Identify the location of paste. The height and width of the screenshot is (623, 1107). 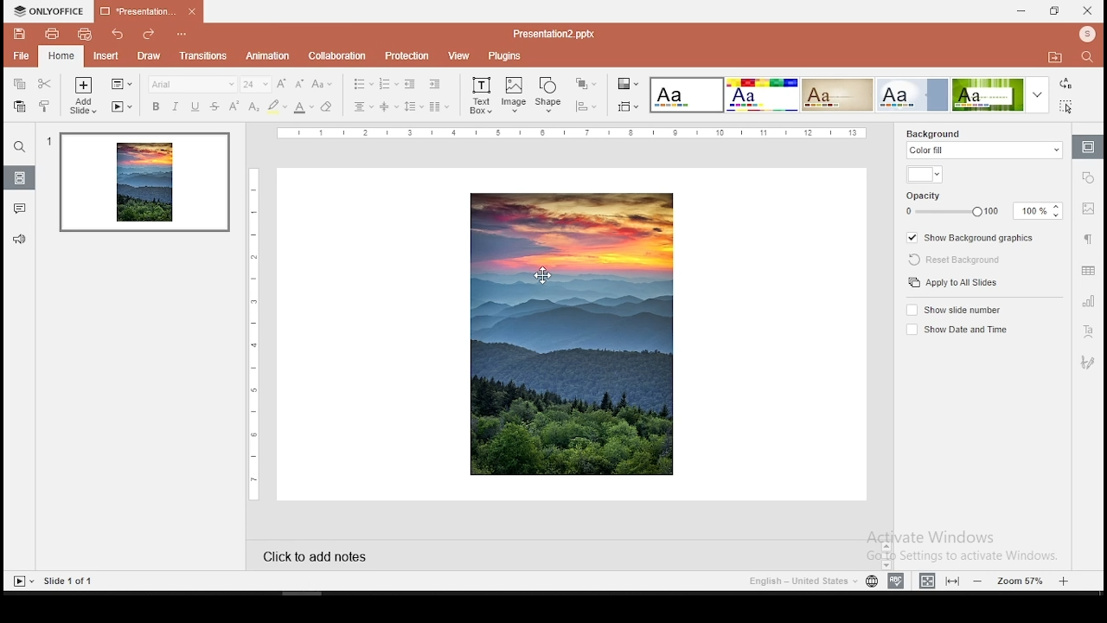
(20, 106).